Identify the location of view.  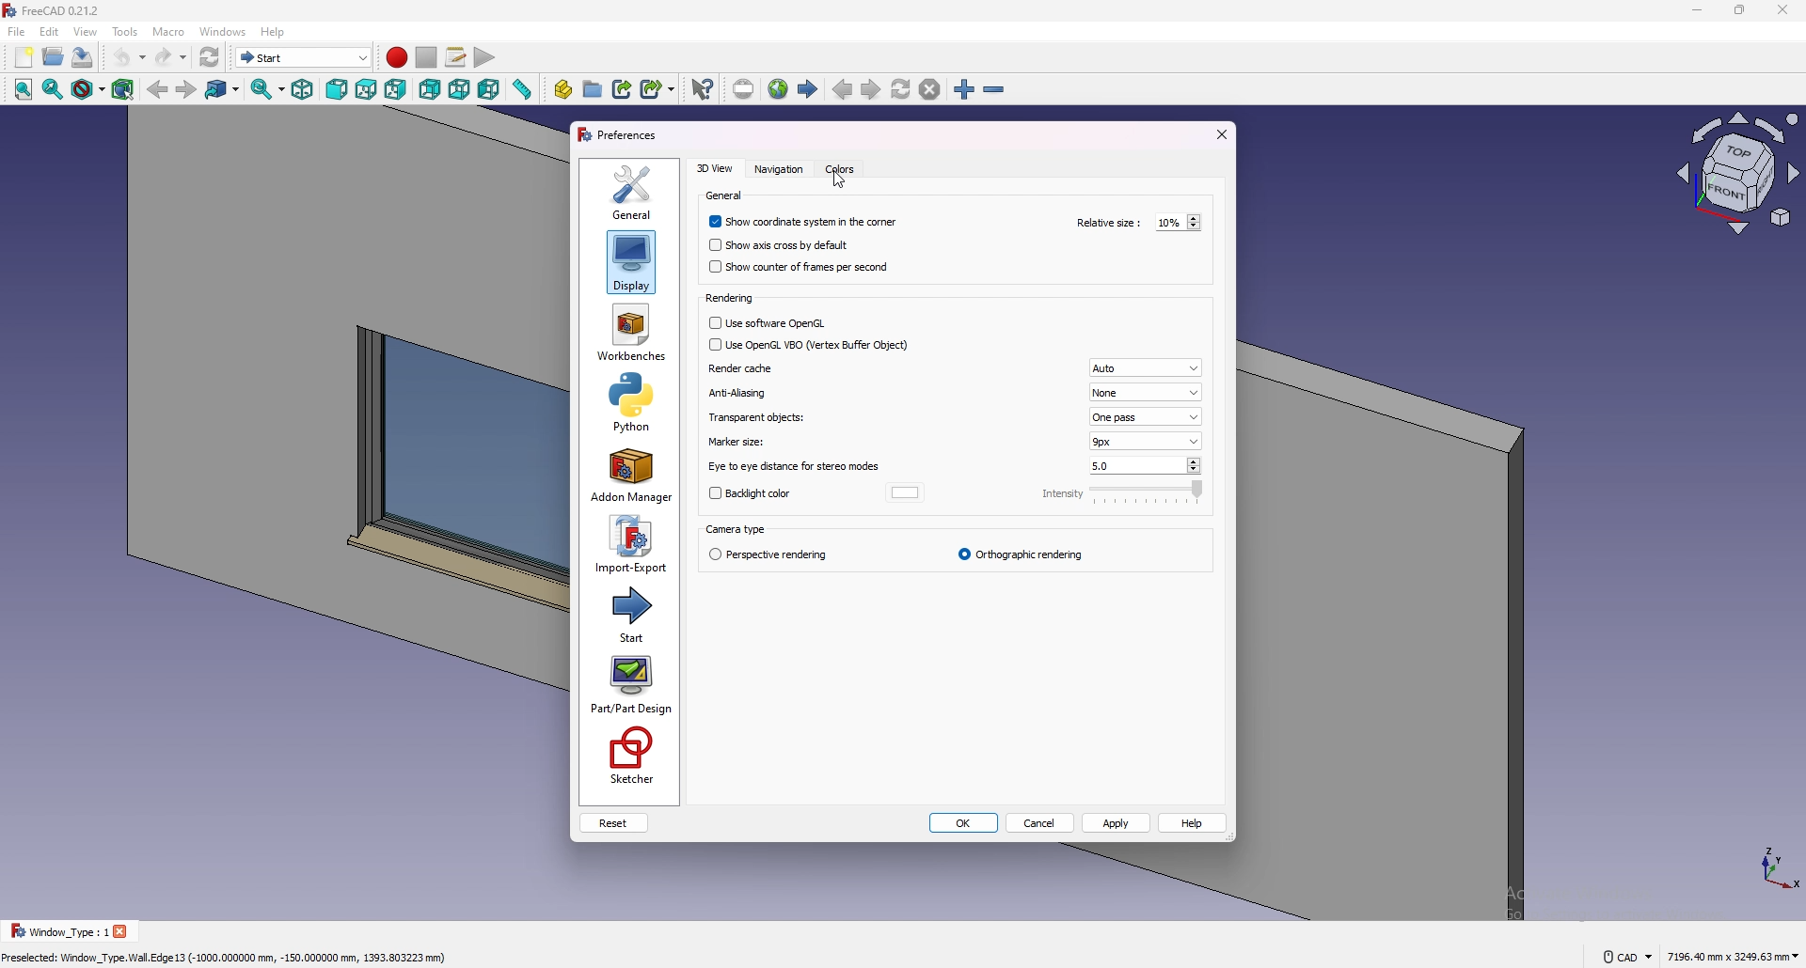
(87, 31).